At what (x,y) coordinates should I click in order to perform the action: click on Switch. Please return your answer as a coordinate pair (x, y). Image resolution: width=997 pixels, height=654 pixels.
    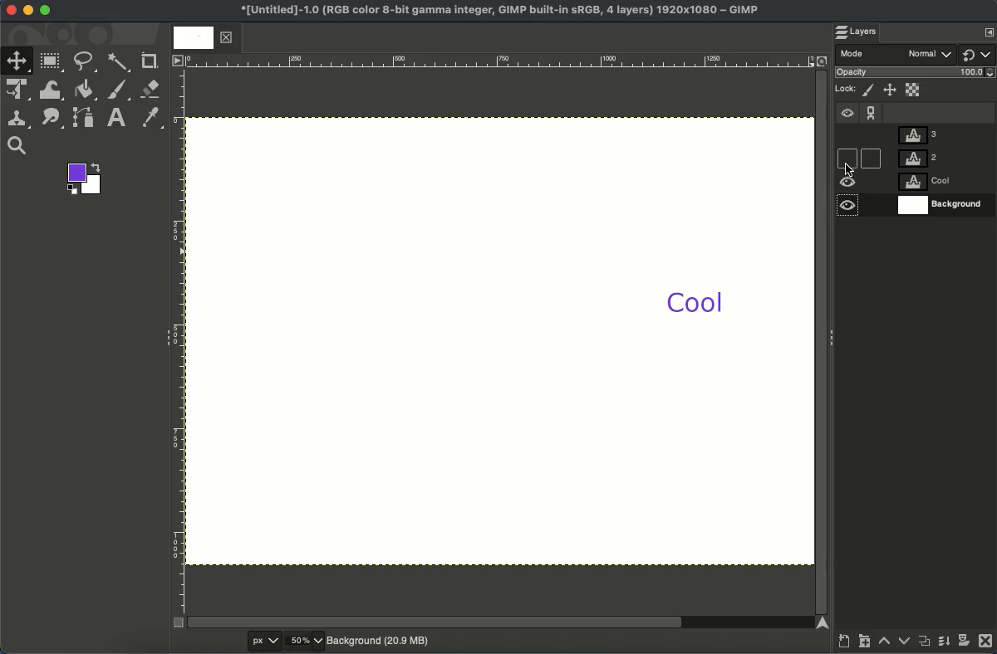
    Looking at the image, I should click on (978, 54).